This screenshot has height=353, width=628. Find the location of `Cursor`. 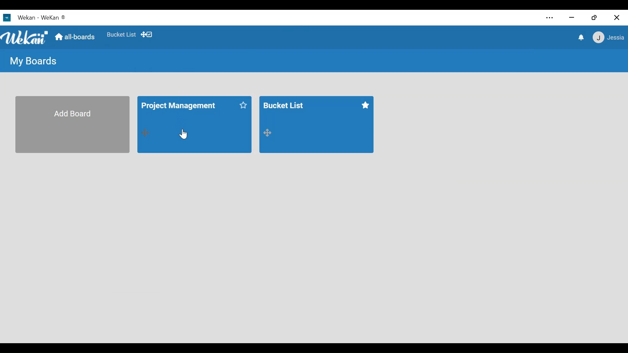

Cursor is located at coordinates (183, 134).